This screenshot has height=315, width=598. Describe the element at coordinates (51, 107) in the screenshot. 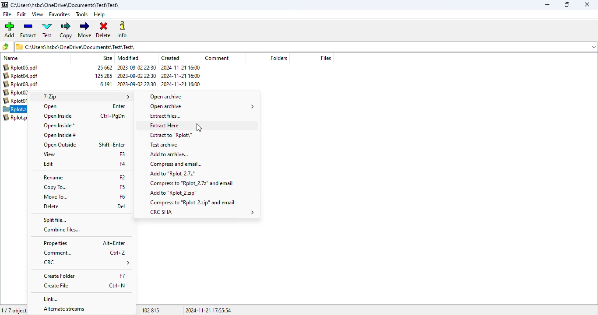

I see `open` at that location.